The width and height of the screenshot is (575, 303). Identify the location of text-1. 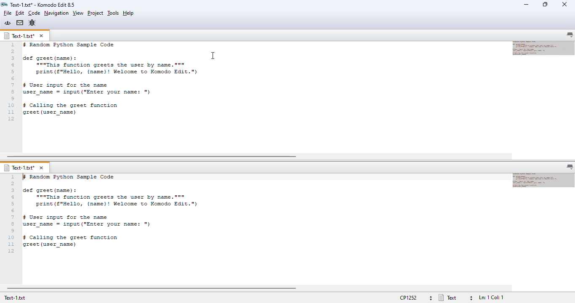
(19, 168).